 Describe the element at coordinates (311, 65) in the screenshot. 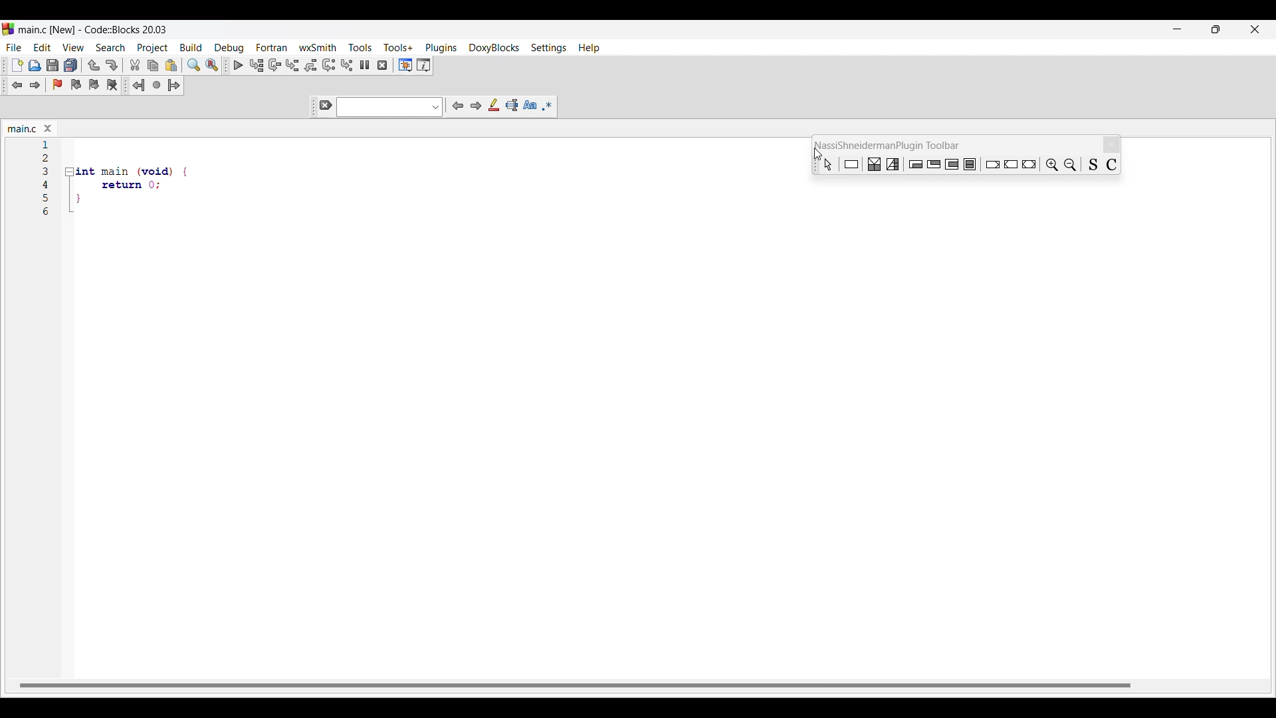

I see `Step out` at that location.